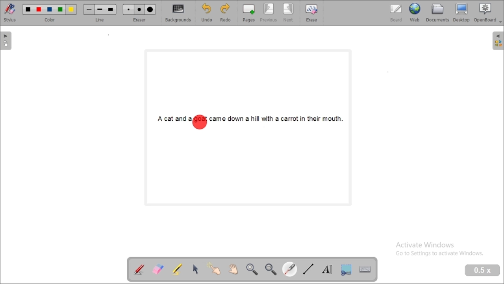 The height and width of the screenshot is (284, 504). What do you see at coordinates (497, 41) in the screenshot?
I see `sidebar settings` at bounding box center [497, 41].